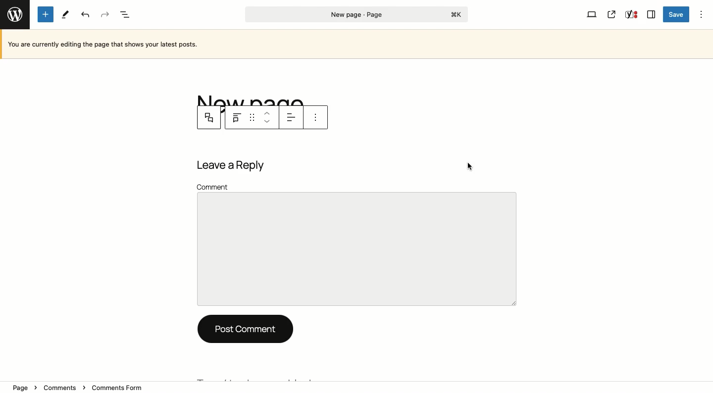 This screenshot has width=713, height=393. Describe the element at coordinates (470, 168) in the screenshot. I see `cursor` at that location.